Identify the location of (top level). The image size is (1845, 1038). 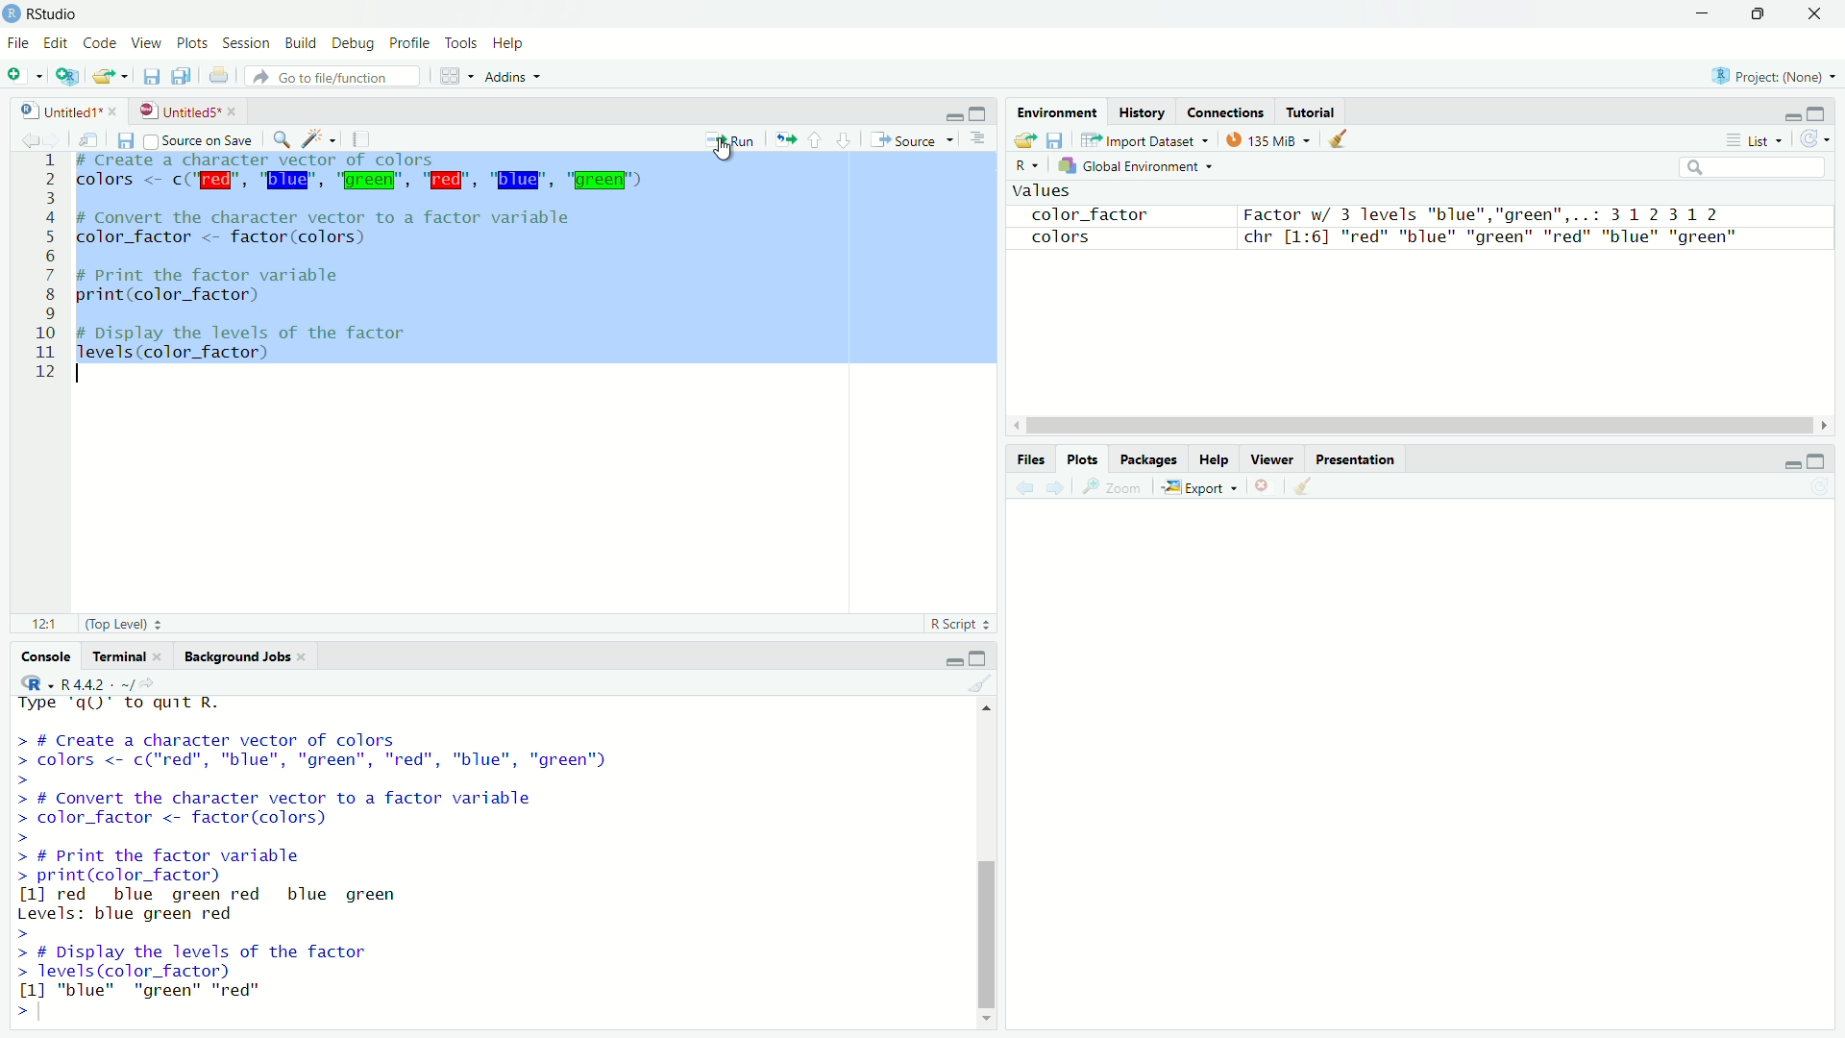
(132, 624).